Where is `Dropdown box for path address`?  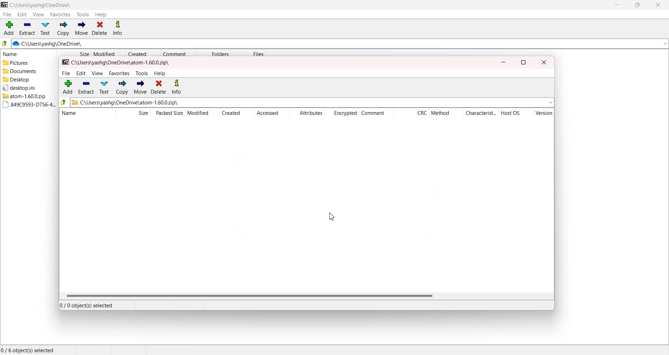
Dropdown box for path address is located at coordinates (664, 44).